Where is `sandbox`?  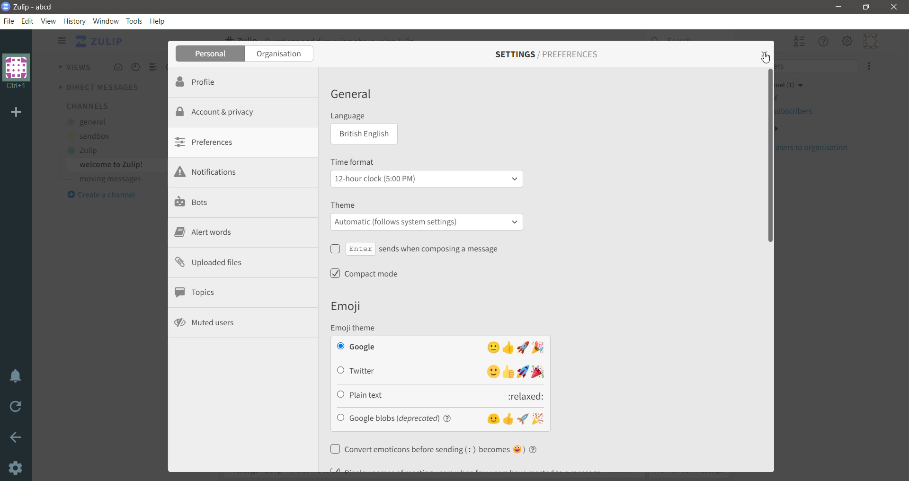
sandbox is located at coordinates (88, 137).